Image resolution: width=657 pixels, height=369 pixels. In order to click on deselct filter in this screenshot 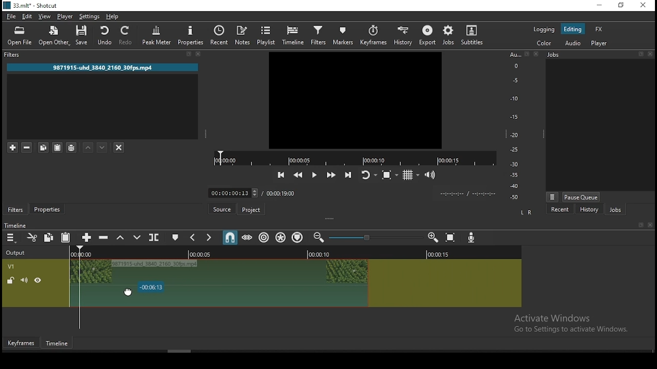, I will do `click(120, 148)`.